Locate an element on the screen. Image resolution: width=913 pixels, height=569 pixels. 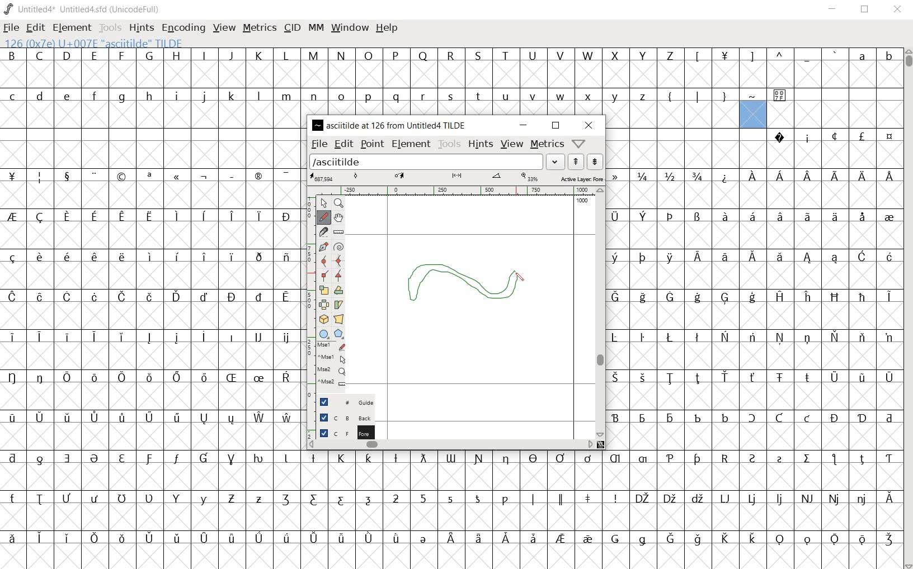
Add a corner point is located at coordinates (324, 274).